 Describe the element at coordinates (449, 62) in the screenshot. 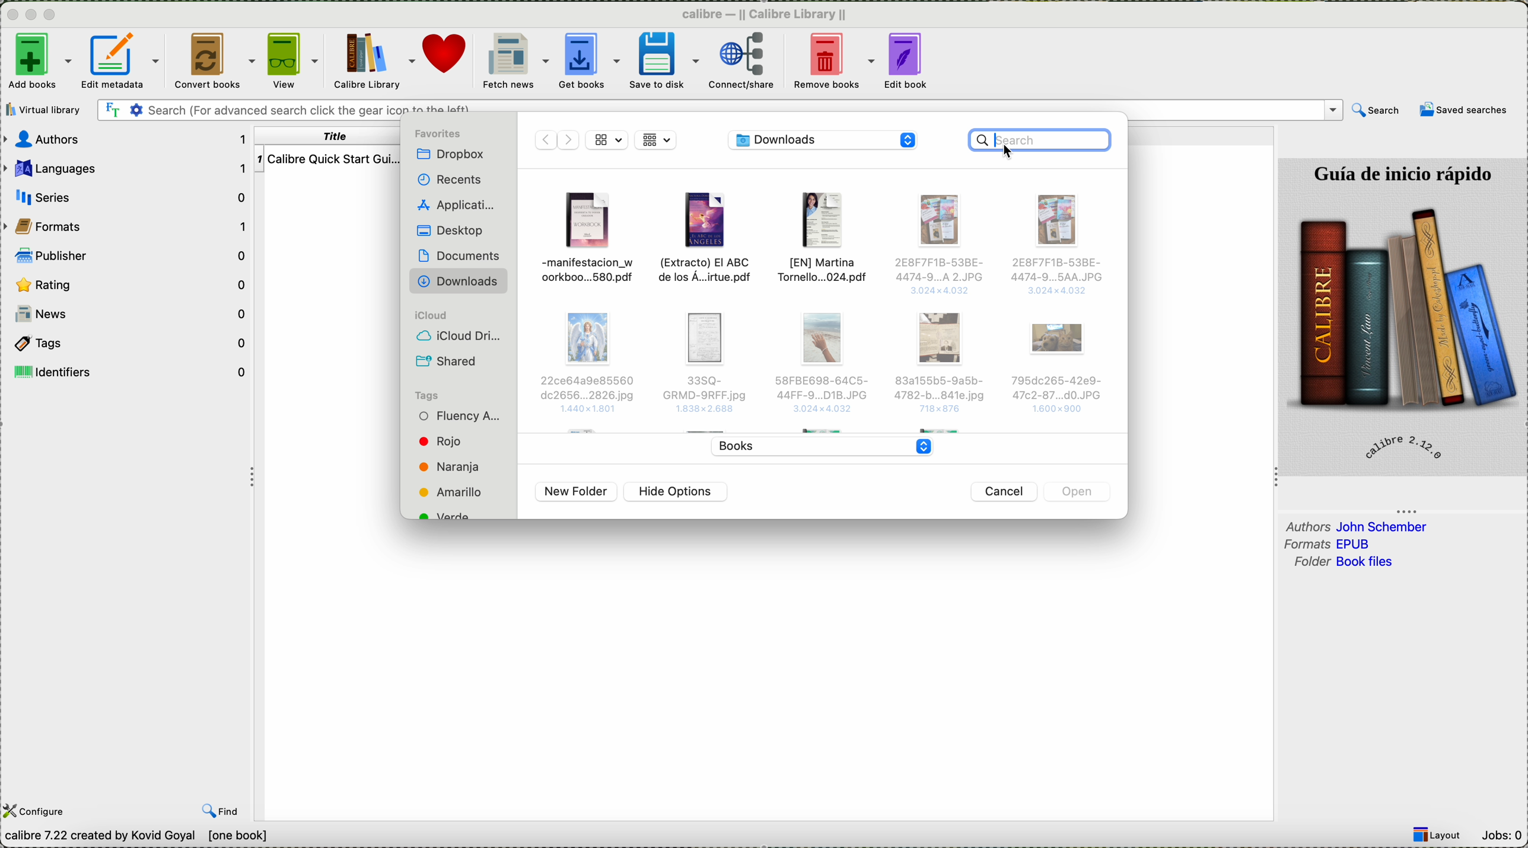

I see `donate` at that location.